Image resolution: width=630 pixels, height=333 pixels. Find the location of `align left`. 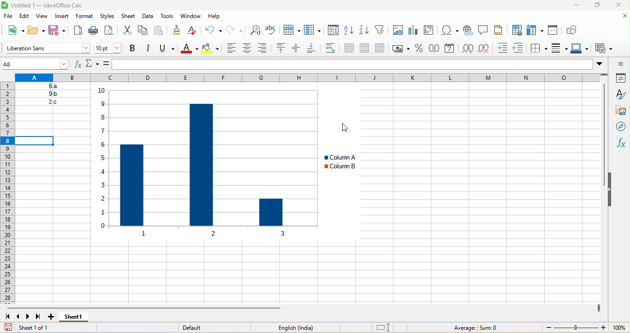

align left is located at coordinates (229, 49).